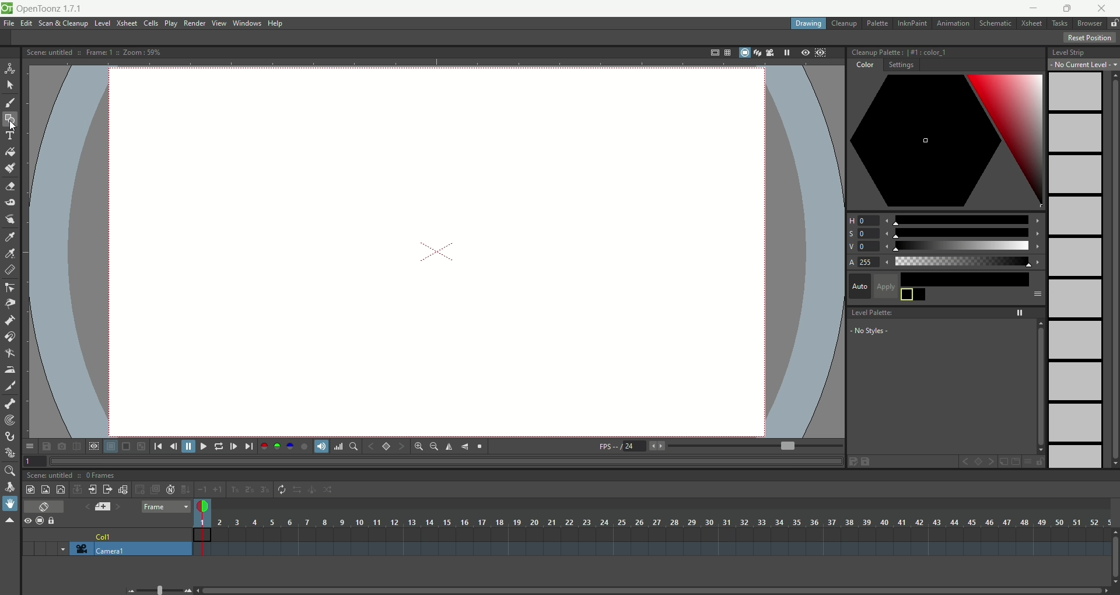 The width and height of the screenshot is (1120, 595). What do you see at coordinates (10, 68) in the screenshot?
I see `animate tool` at bounding box center [10, 68].